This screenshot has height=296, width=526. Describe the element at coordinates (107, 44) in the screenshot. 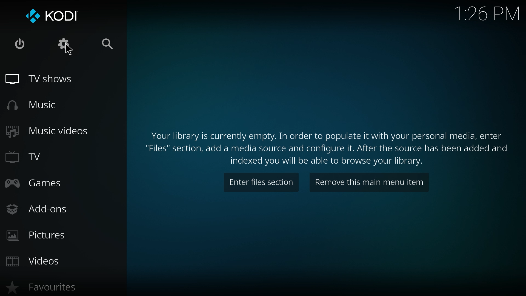

I see `search` at that location.